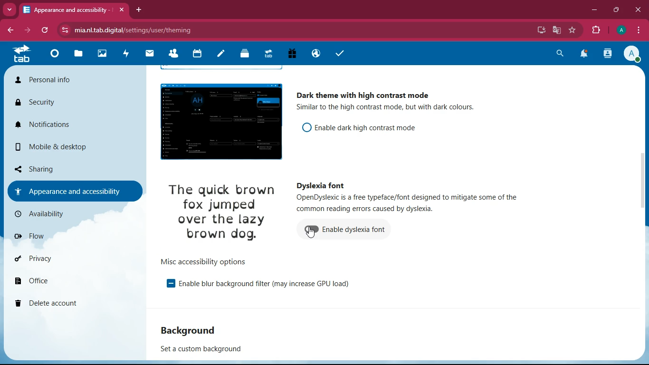 Image resolution: width=649 pixels, height=365 pixels. Describe the element at coordinates (168, 283) in the screenshot. I see `enable` at that location.